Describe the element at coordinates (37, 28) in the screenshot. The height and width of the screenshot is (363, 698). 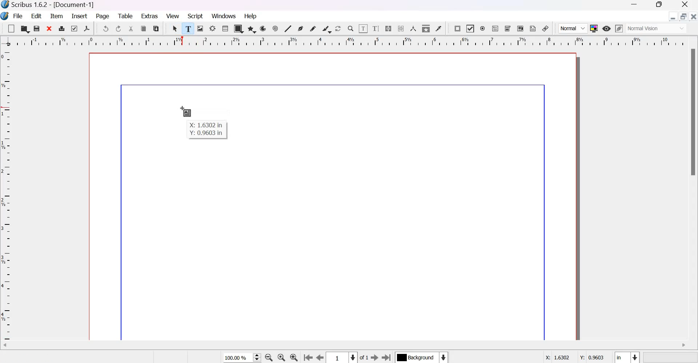
I see `save` at that location.